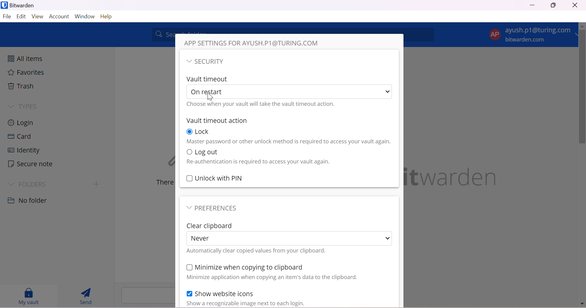 This screenshot has height=308, width=586. What do you see at coordinates (188, 268) in the screenshot?
I see `Checkbox` at bounding box center [188, 268].